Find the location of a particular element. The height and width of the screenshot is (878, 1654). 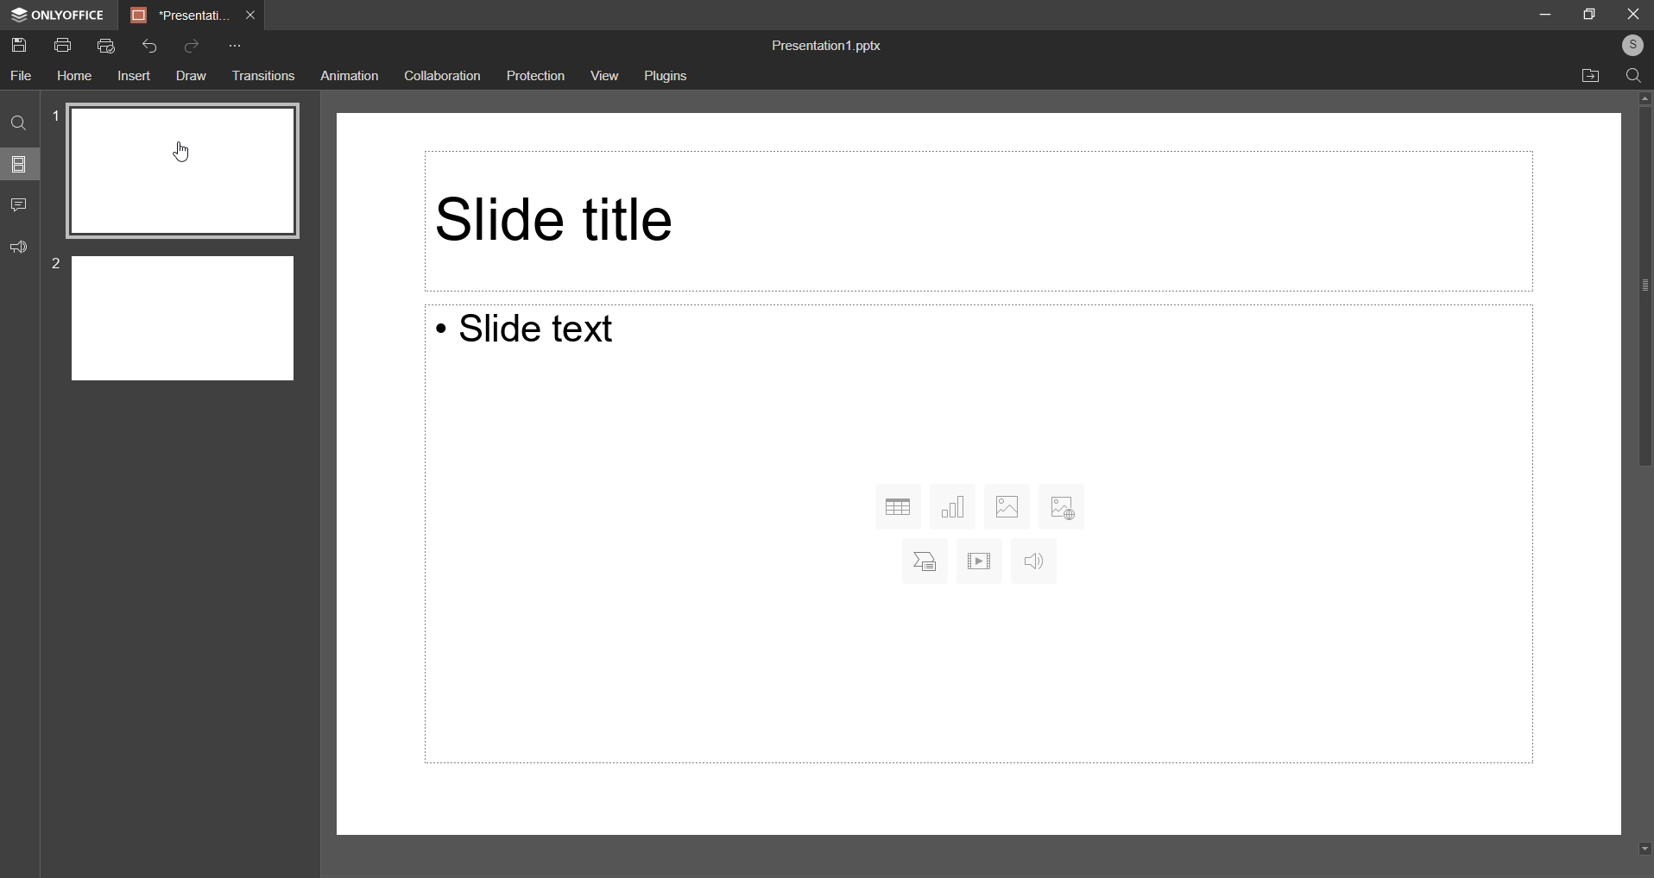

Close Tab is located at coordinates (252, 14).